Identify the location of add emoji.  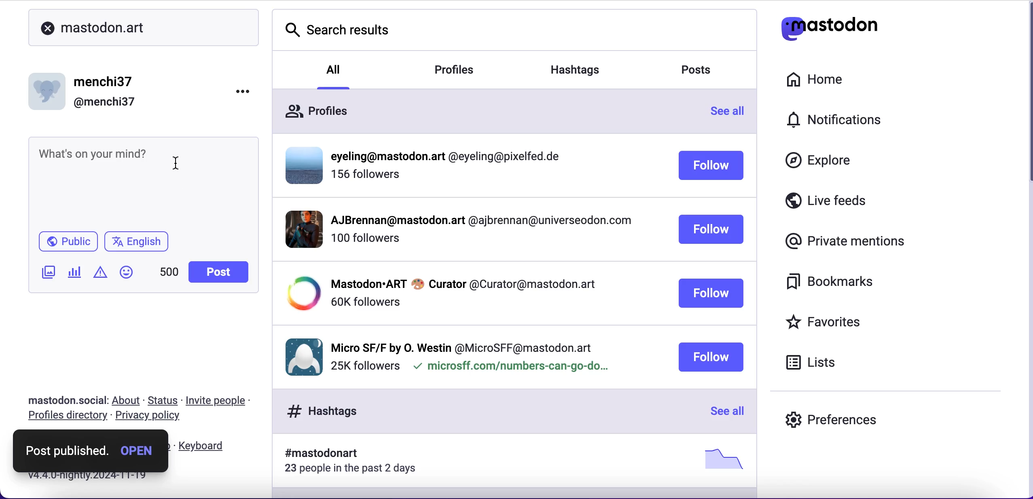
(127, 272).